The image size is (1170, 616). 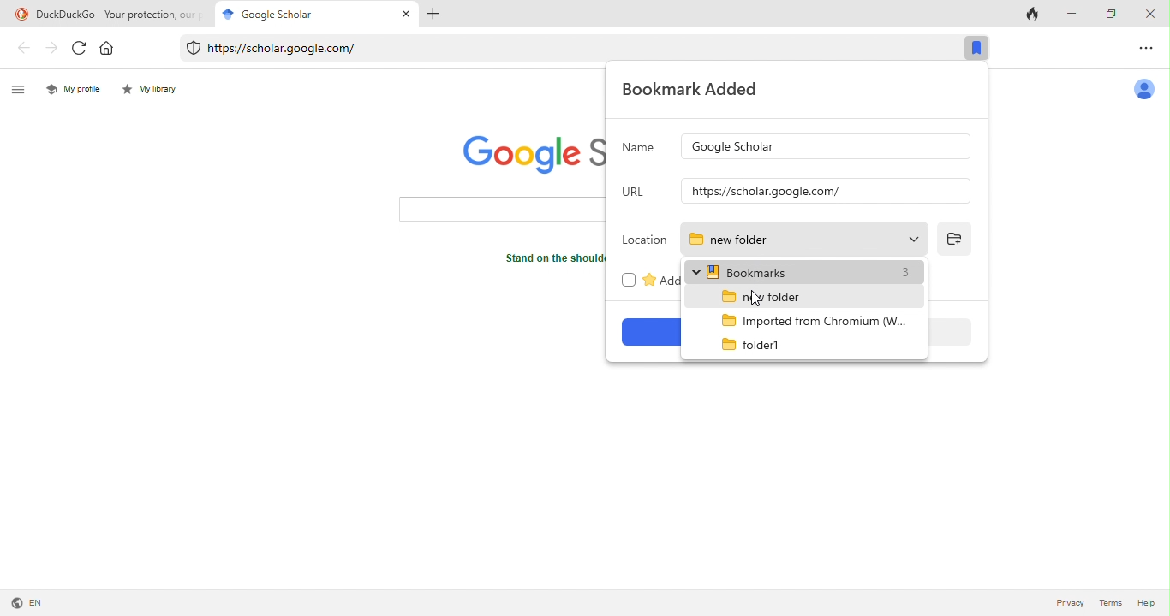 What do you see at coordinates (955, 240) in the screenshot?
I see `add folder` at bounding box center [955, 240].